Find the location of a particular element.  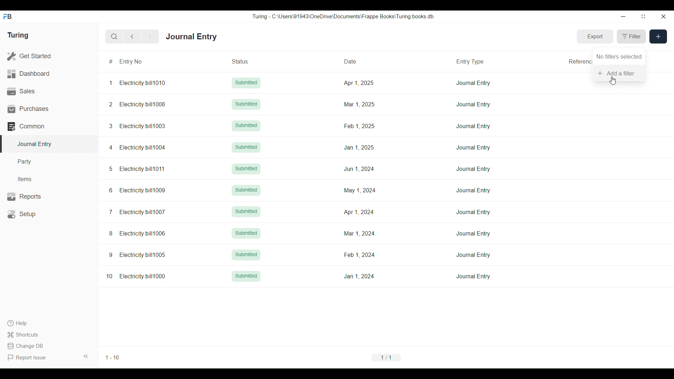

Reference Number is located at coordinates (580, 61).